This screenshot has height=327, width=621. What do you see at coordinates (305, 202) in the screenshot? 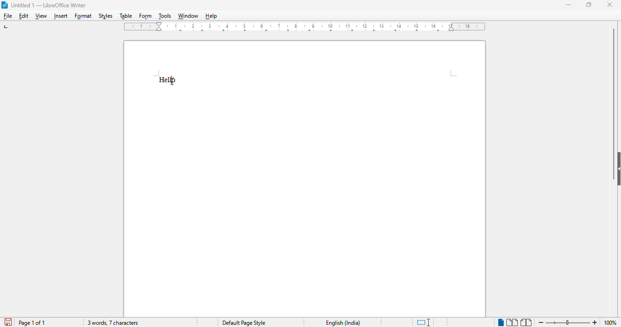
I see `workspace` at bounding box center [305, 202].